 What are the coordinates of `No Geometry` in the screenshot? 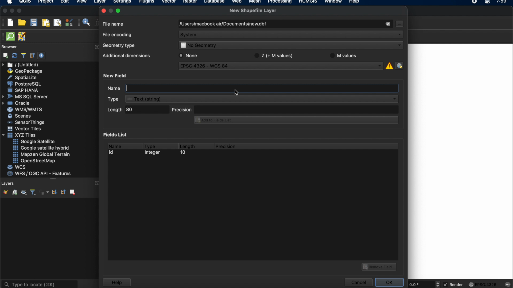 It's located at (290, 46).